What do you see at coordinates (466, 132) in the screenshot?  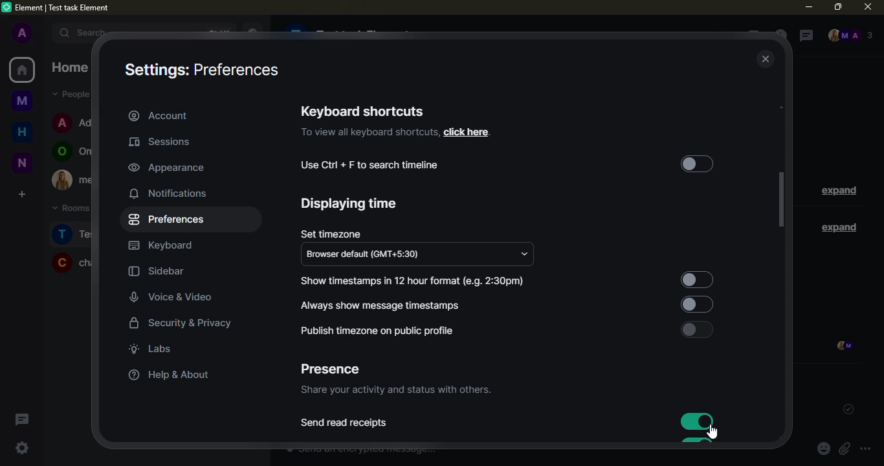 I see `click here` at bounding box center [466, 132].